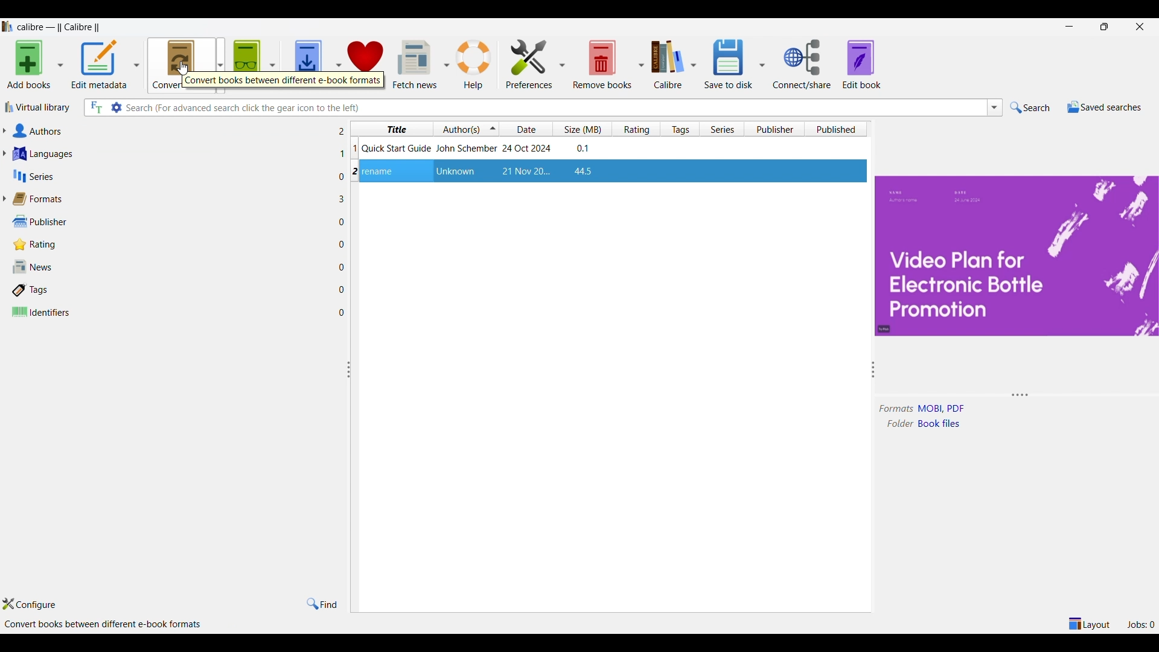  I want to click on Software logo, so click(8, 27).